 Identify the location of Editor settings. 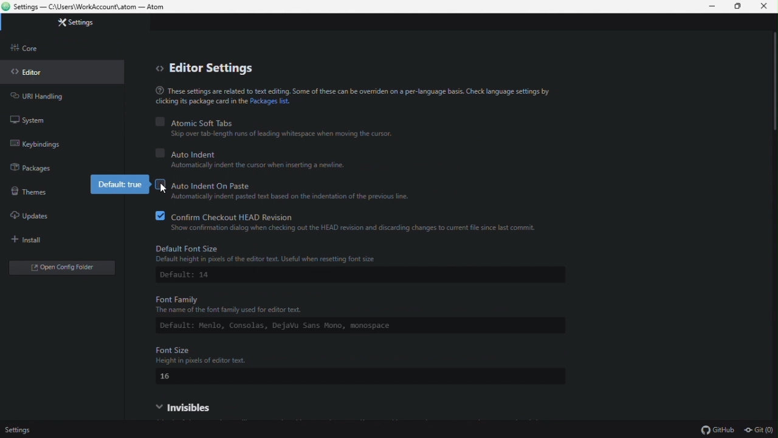
(202, 69).